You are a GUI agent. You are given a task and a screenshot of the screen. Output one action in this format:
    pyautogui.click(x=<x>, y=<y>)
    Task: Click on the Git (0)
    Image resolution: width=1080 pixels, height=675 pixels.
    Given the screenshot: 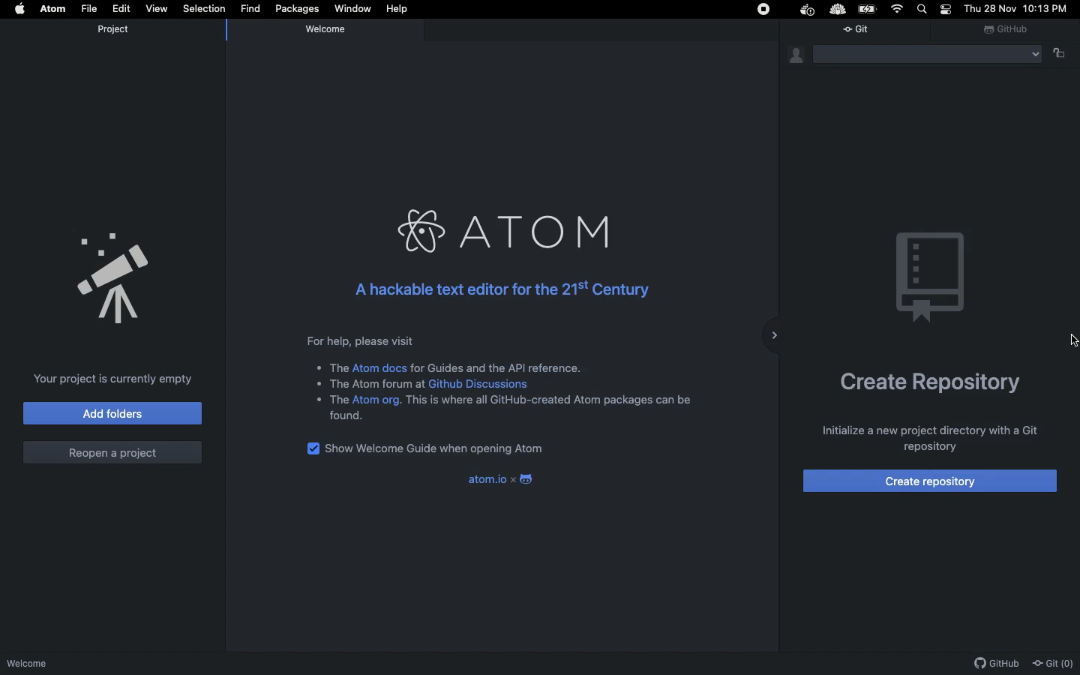 What is the action you would take?
    pyautogui.click(x=1056, y=665)
    